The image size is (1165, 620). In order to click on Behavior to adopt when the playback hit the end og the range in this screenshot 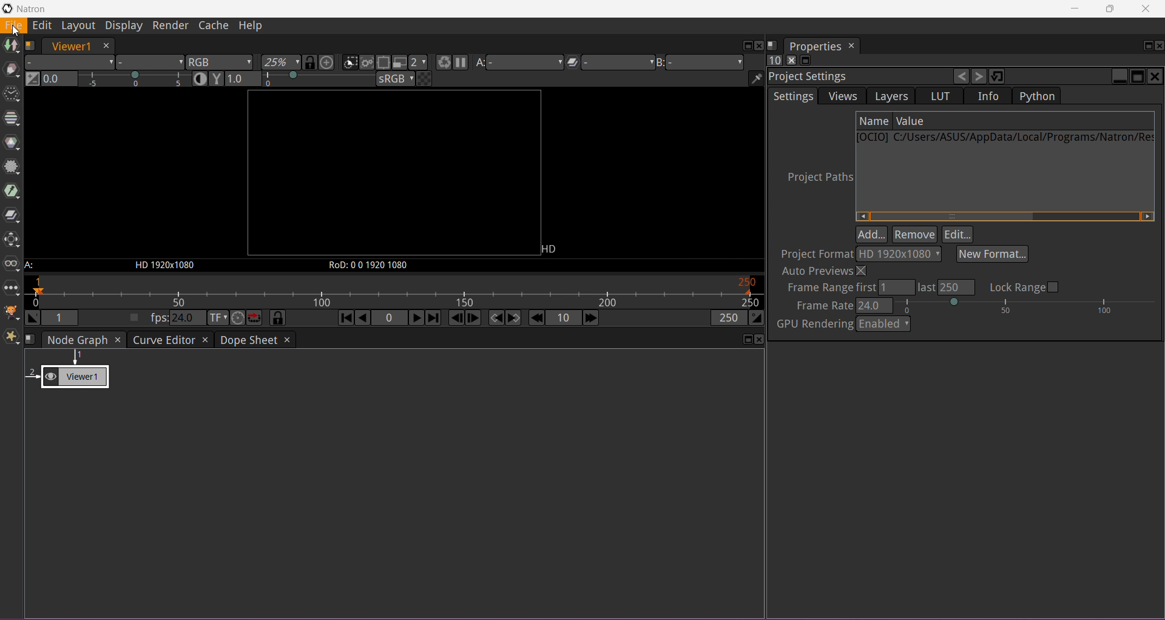, I will do `click(254, 319)`.